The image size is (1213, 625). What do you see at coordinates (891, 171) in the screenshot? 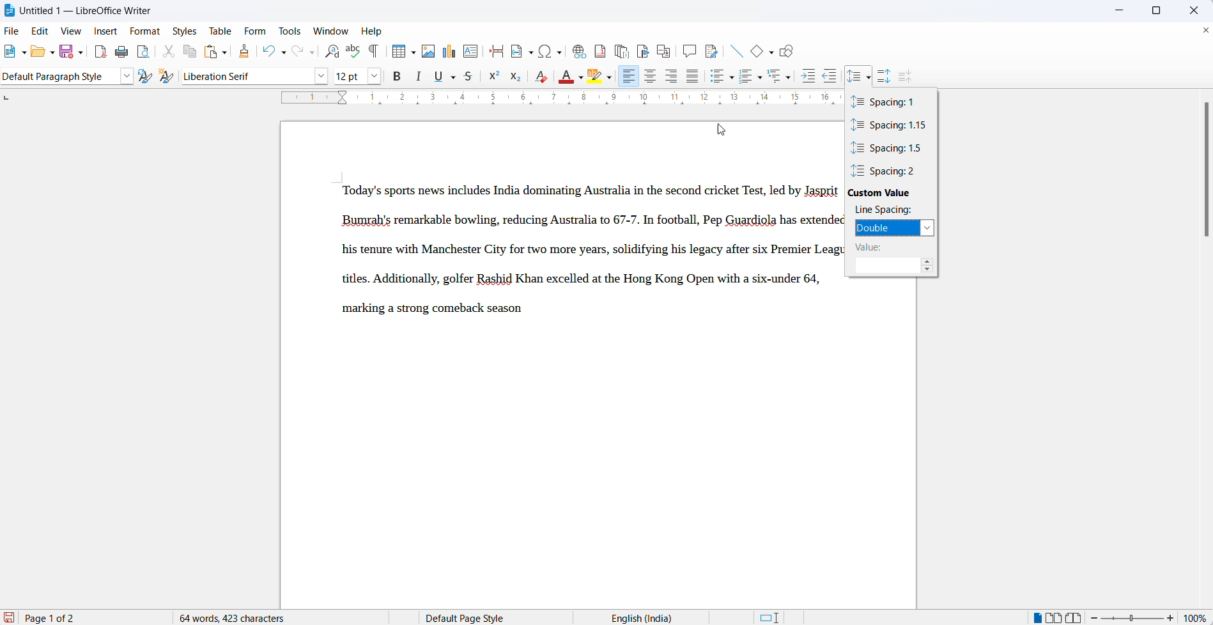
I see `spacing value 2` at bounding box center [891, 171].